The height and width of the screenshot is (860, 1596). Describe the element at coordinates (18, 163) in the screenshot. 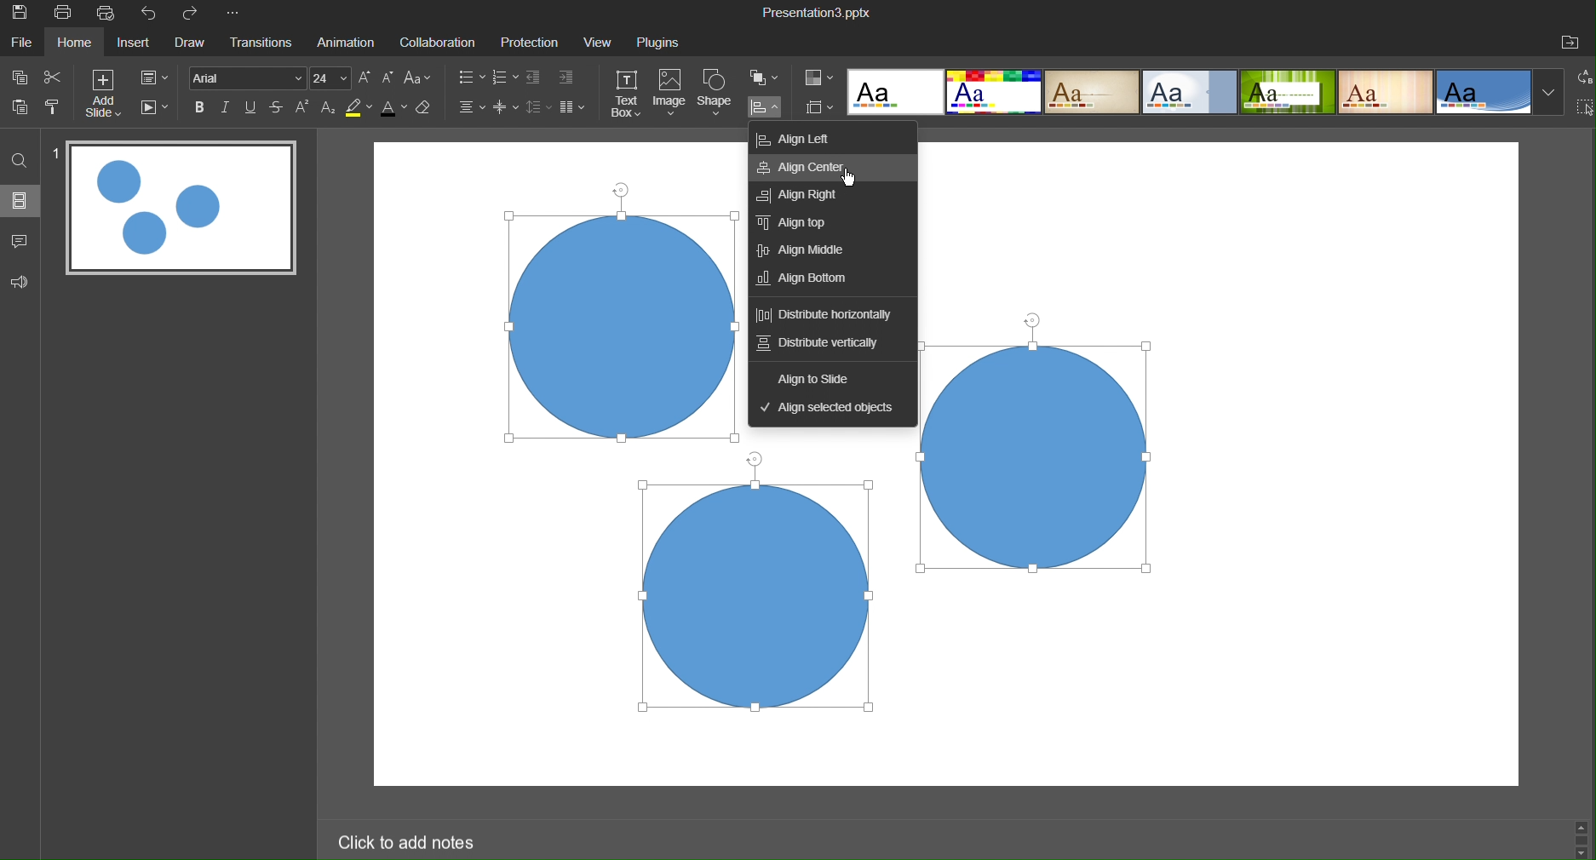

I see `Find` at that location.